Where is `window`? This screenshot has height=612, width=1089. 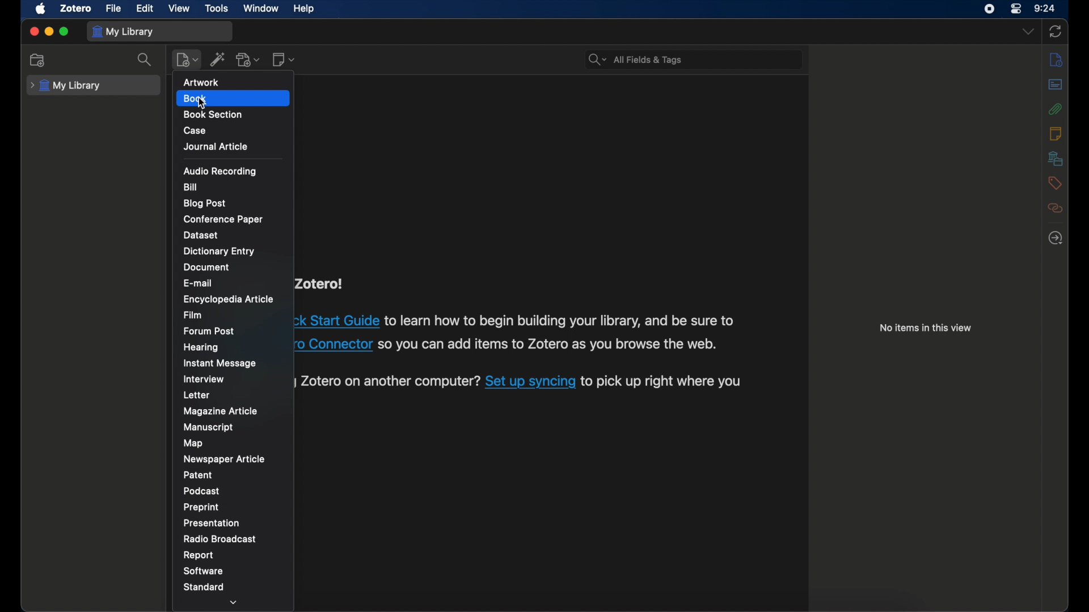 window is located at coordinates (263, 8).